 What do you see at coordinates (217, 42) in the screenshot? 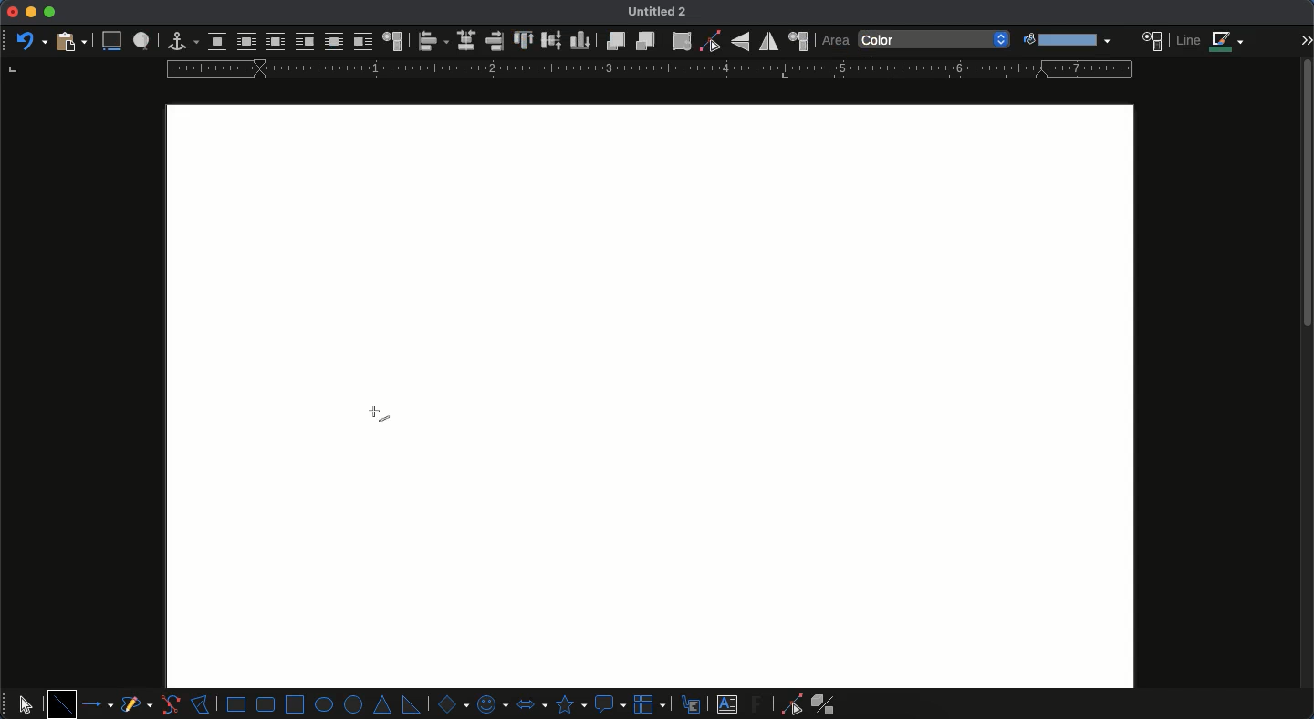
I see `none` at bounding box center [217, 42].